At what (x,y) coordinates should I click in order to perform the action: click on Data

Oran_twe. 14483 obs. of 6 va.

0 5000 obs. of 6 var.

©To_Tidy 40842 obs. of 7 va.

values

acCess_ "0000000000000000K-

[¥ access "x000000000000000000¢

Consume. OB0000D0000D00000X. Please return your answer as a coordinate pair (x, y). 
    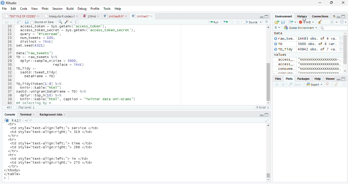
    Looking at the image, I should click on (308, 52).